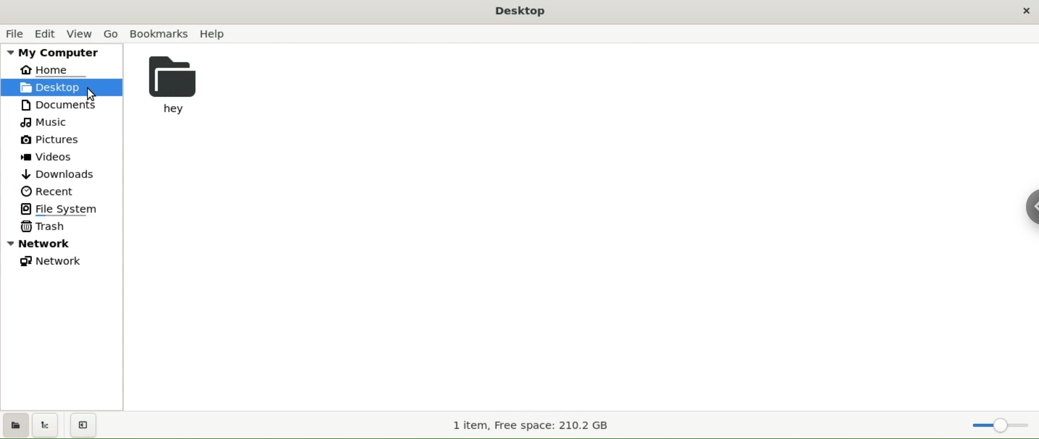  What do you see at coordinates (183, 82) in the screenshot?
I see `hey` at bounding box center [183, 82].